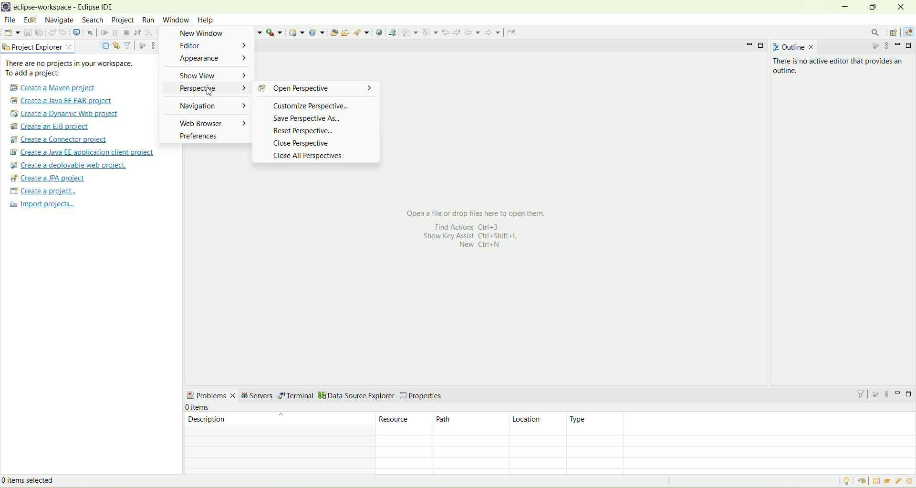  Describe the element at coordinates (899, 46) in the screenshot. I see `minimize` at that location.